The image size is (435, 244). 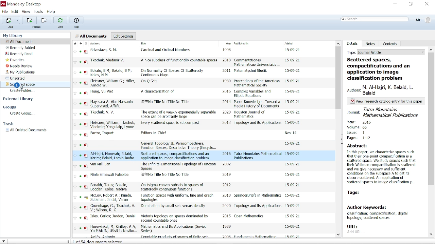 I want to click on Trash, so click(x=10, y=124).